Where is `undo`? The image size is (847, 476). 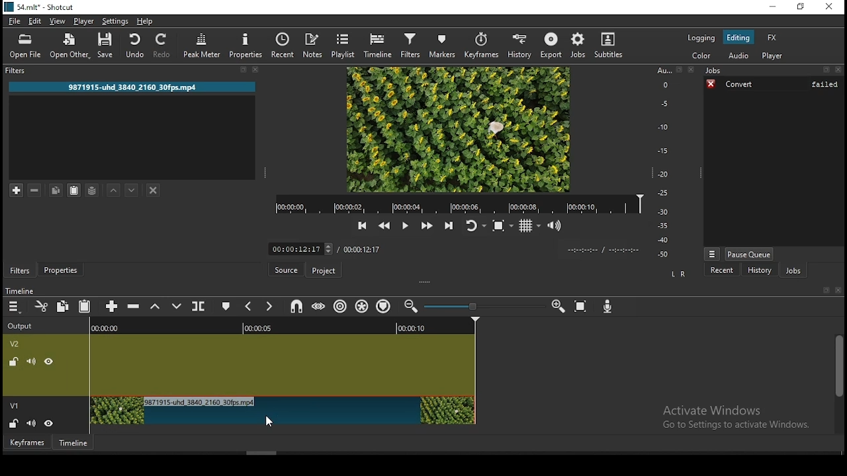
undo is located at coordinates (136, 46).